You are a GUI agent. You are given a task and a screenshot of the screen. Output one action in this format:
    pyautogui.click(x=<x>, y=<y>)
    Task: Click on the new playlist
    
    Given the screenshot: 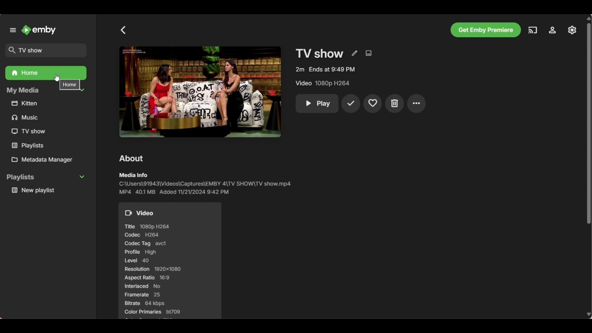 What is the action you would take?
    pyautogui.click(x=47, y=191)
    